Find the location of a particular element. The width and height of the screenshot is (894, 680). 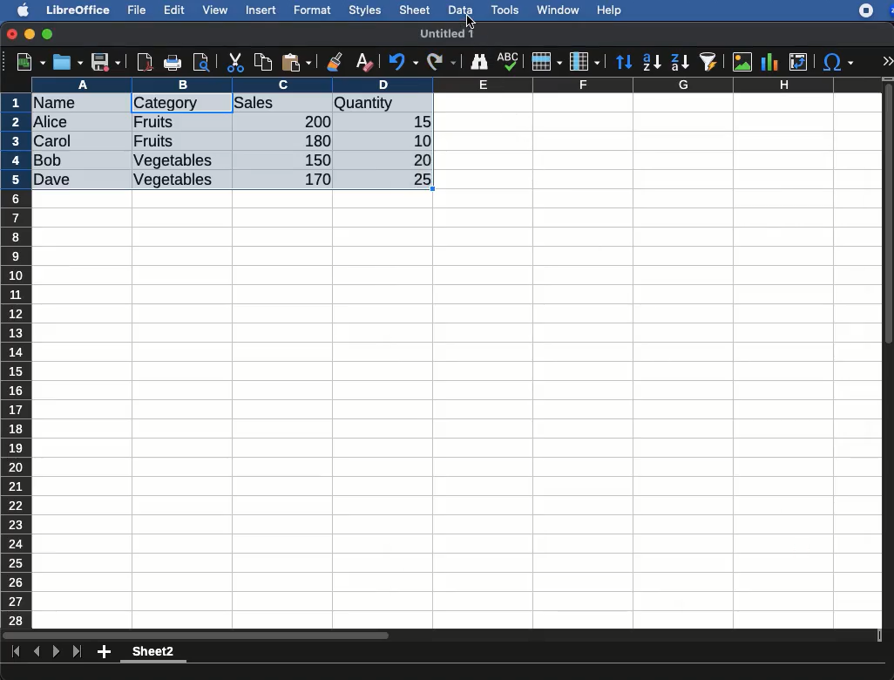

print preview is located at coordinates (201, 64).